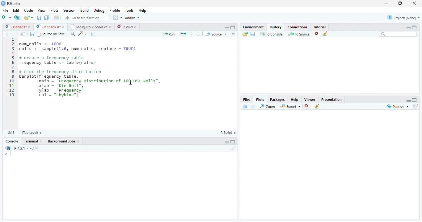 The image size is (422, 222). Describe the element at coordinates (64, 141) in the screenshot. I see `Background Jobs` at that location.